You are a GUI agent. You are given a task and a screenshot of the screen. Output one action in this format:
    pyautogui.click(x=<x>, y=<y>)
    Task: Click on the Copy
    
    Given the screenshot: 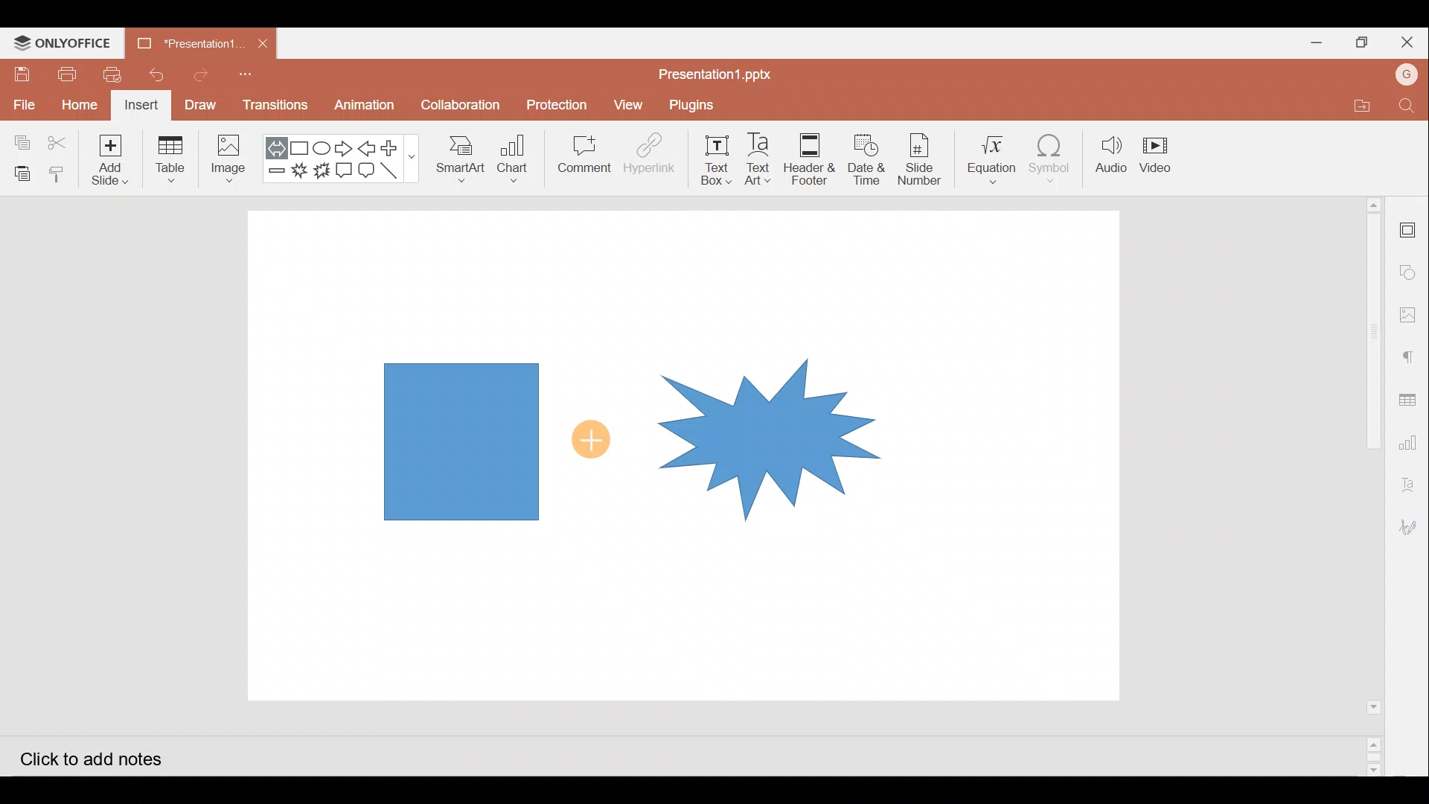 What is the action you would take?
    pyautogui.click(x=19, y=137)
    